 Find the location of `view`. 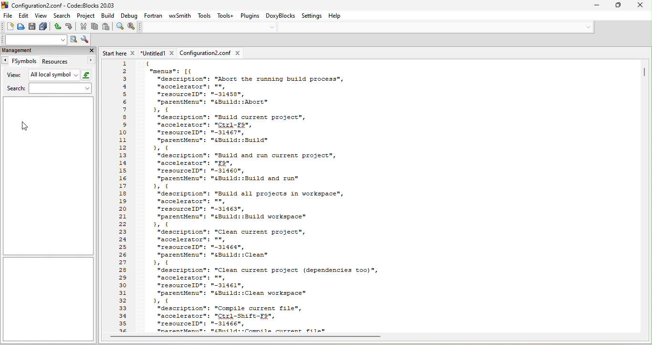

view is located at coordinates (42, 17).